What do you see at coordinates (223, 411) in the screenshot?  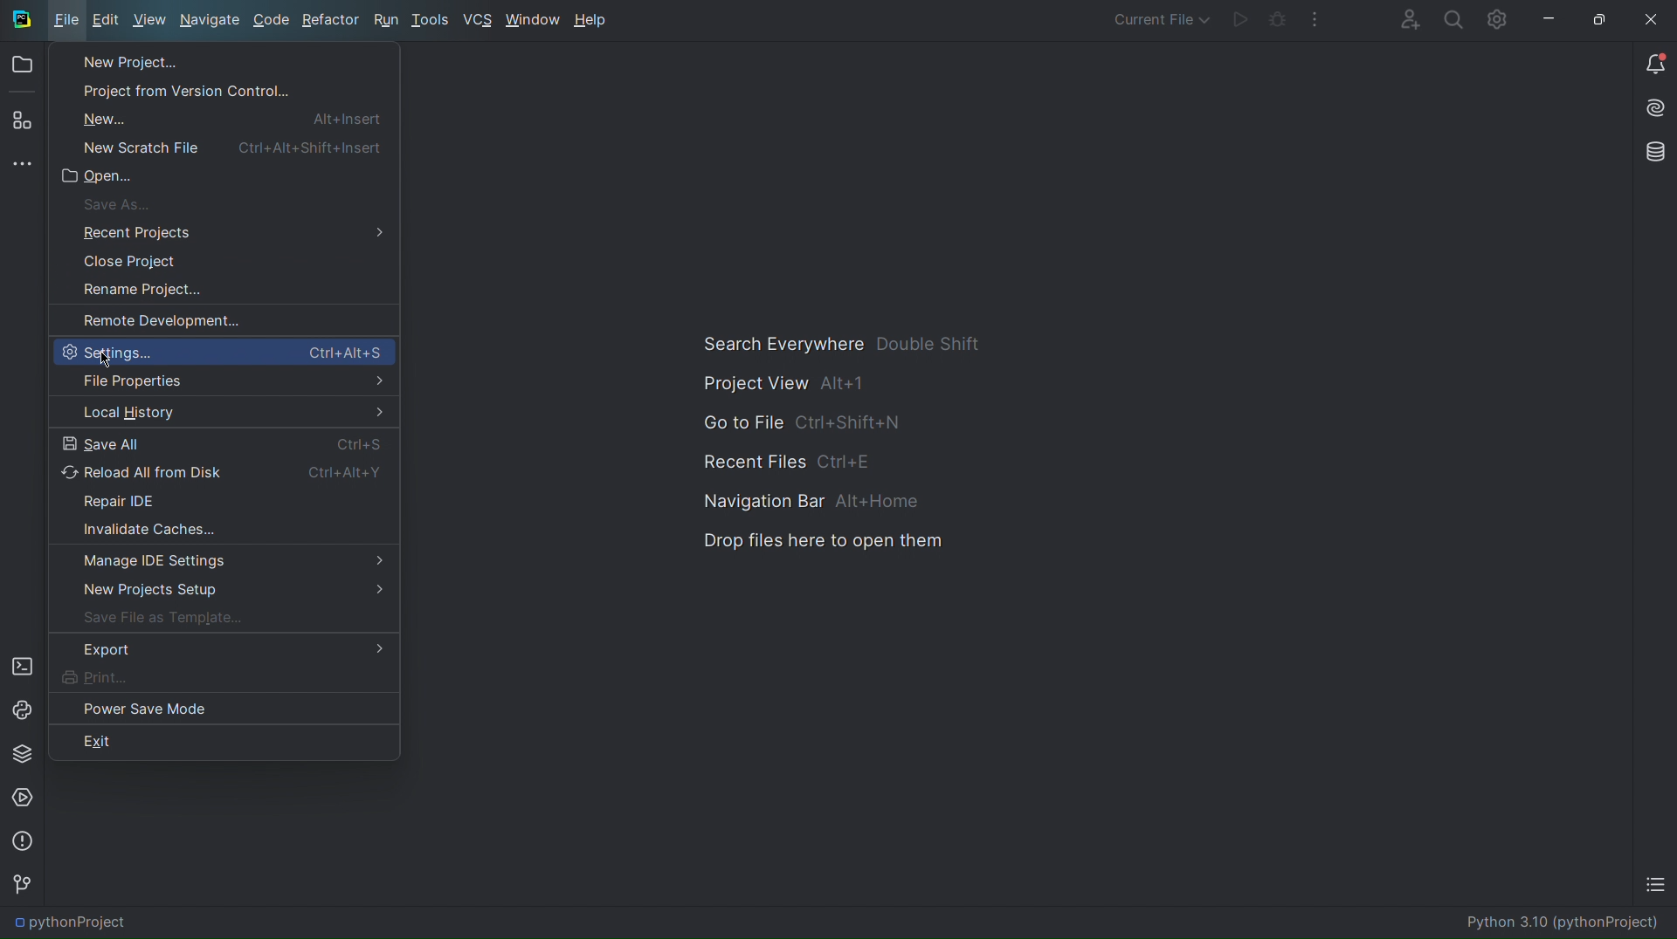 I see `Local History` at bounding box center [223, 411].